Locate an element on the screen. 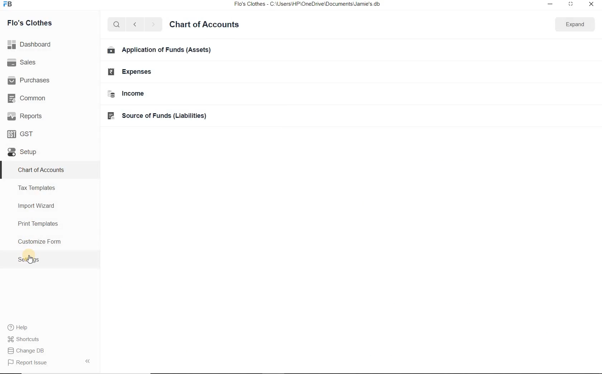 The image size is (602, 374). BF Source of Funds (Liabilities) is located at coordinates (156, 115).